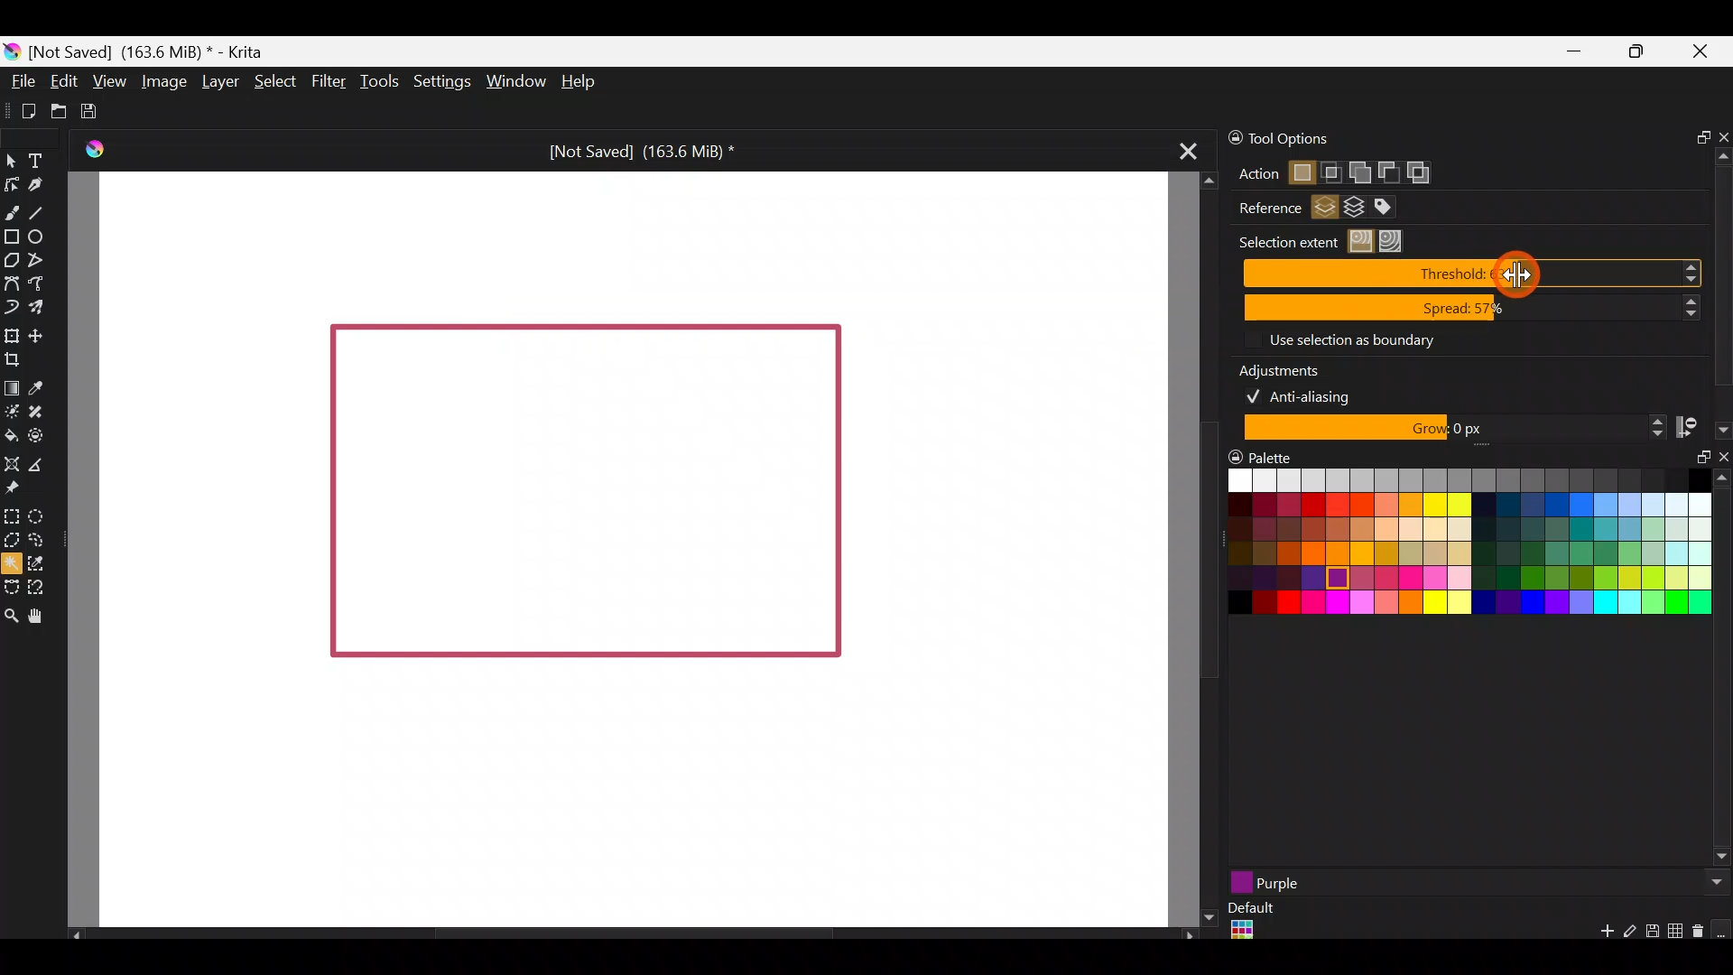 This screenshot has height=975, width=1733. Describe the element at coordinates (1701, 937) in the screenshot. I see `Remove swatch/group` at that location.